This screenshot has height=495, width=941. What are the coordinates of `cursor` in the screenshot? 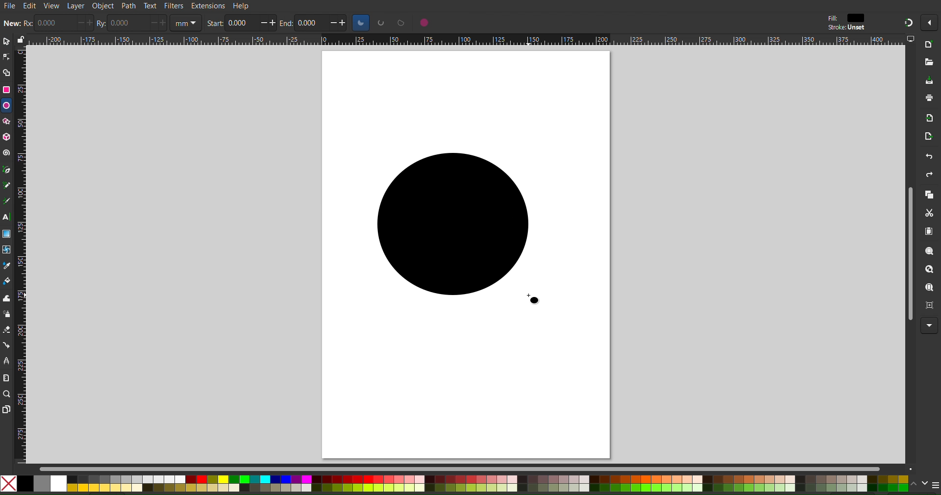 It's located at (543, 302).